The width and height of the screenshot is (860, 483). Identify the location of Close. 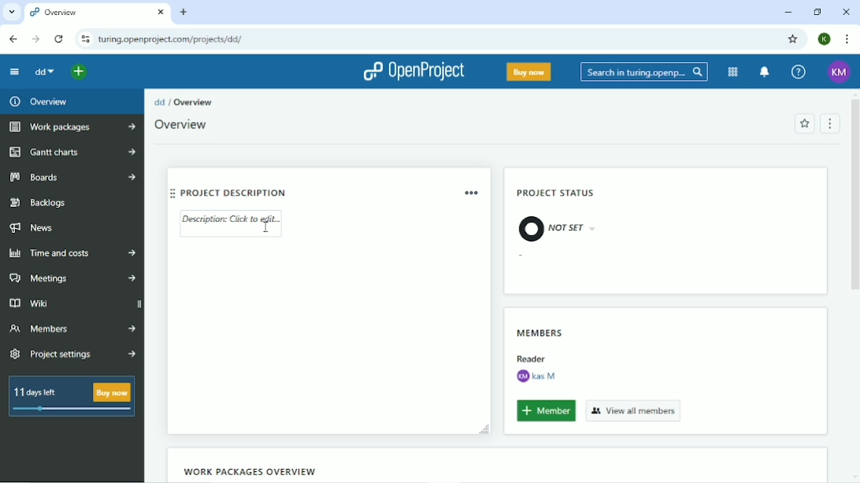
(847, 12).